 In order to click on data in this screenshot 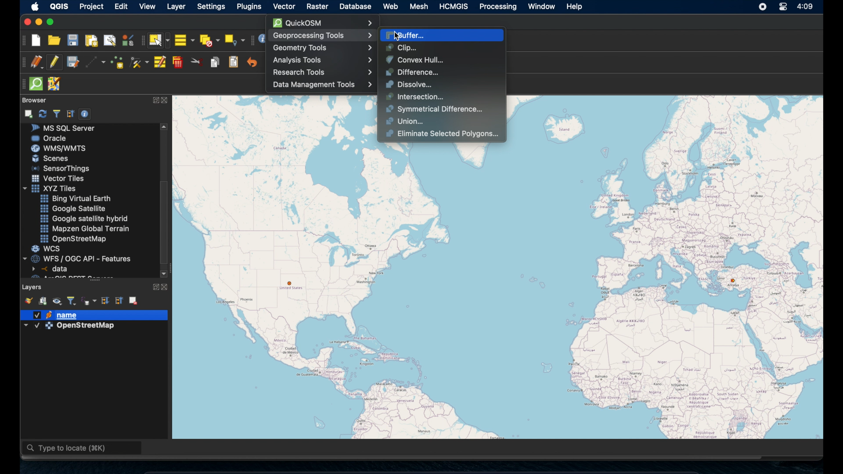, I will do `click(51, 269)`.